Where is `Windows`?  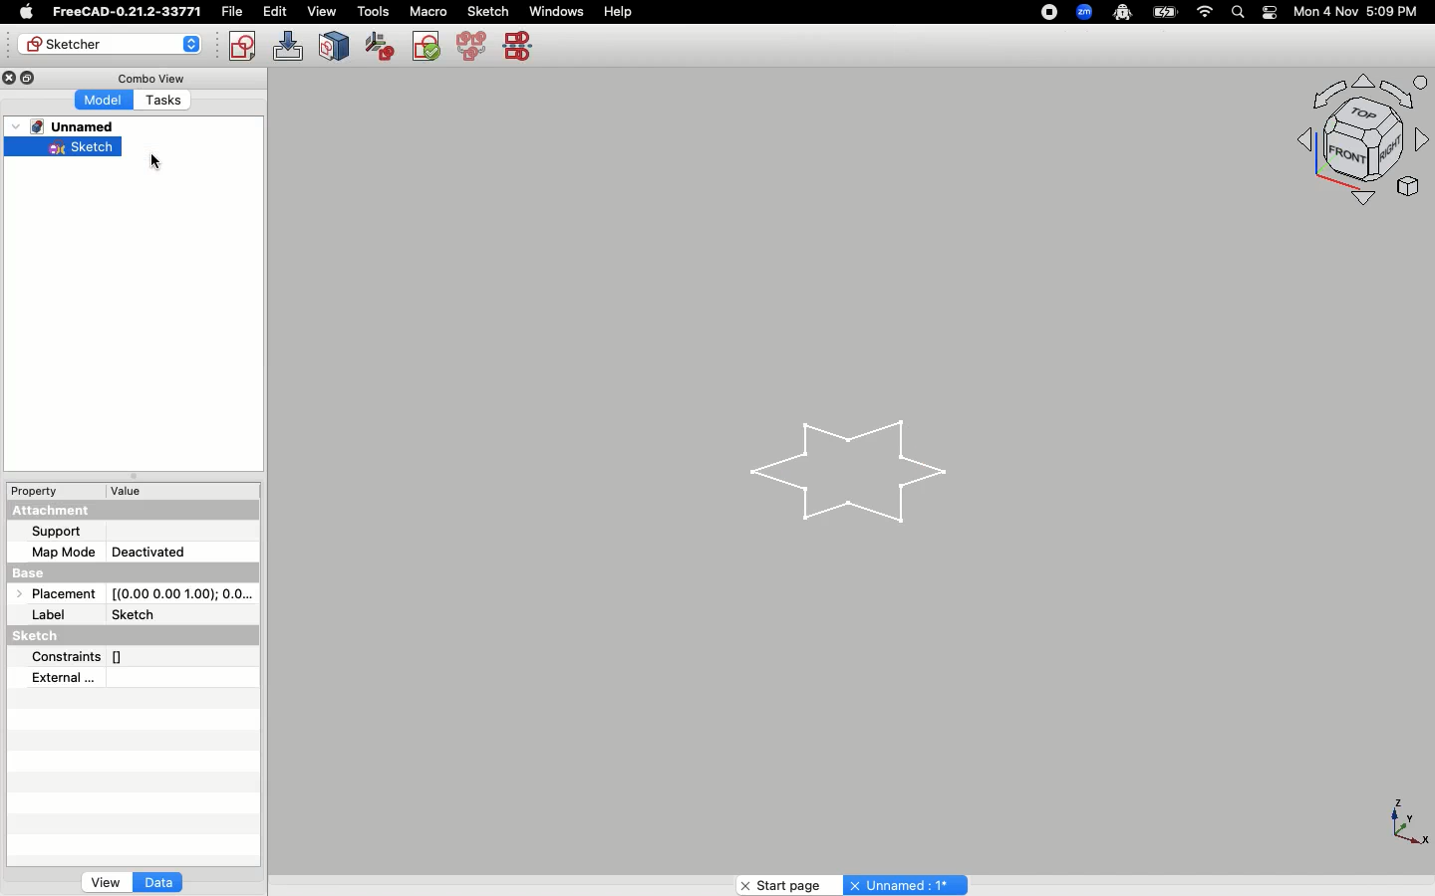
Windows is located at coordinates (556, 12).